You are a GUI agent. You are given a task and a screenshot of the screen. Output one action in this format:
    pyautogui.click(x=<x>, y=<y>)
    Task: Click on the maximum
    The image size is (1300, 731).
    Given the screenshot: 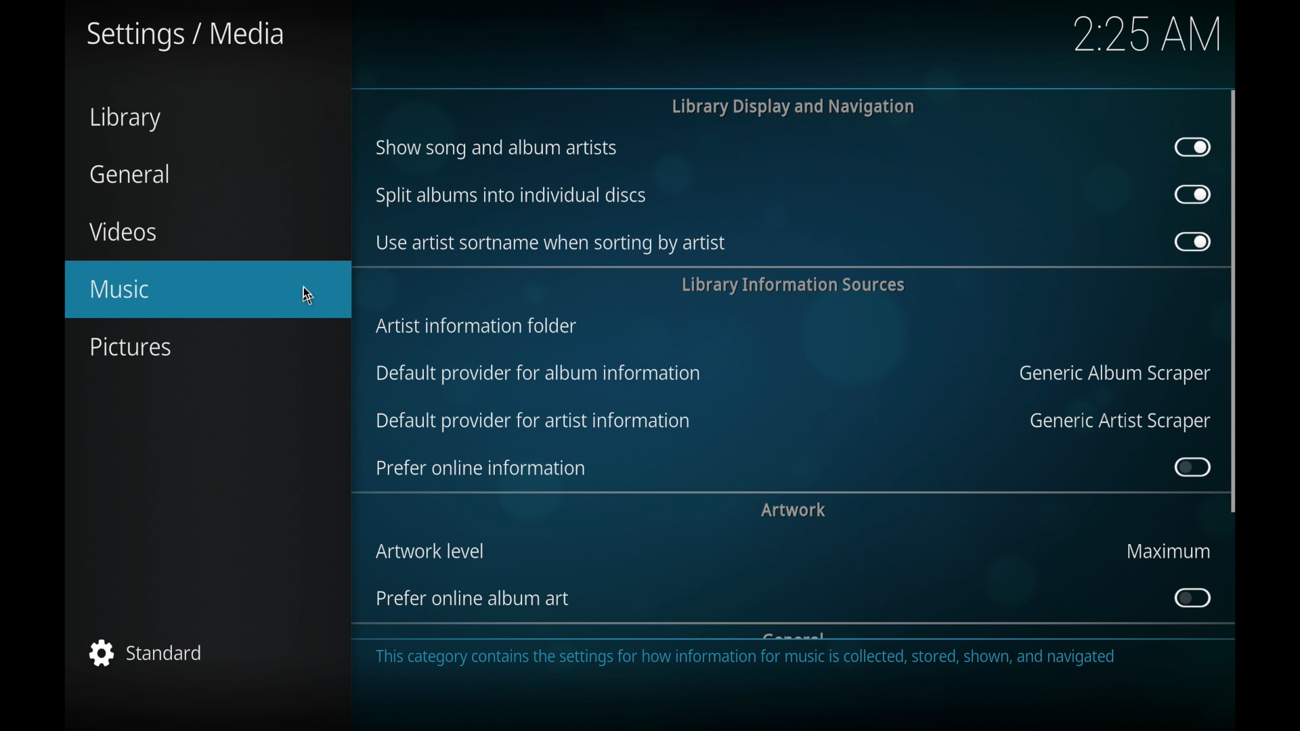 What is the action you would take?
    pyautogui.click(x=1167, y=551)
    